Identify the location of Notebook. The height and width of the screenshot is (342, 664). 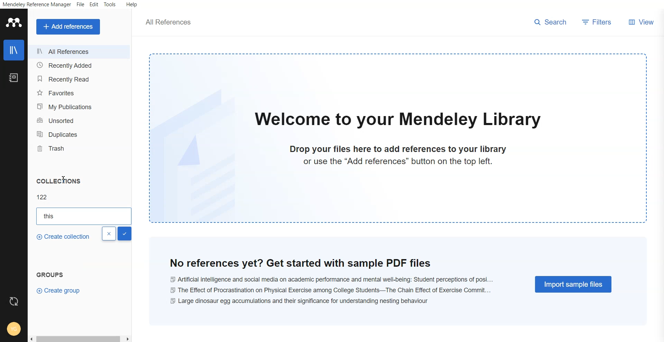
(13, 77).